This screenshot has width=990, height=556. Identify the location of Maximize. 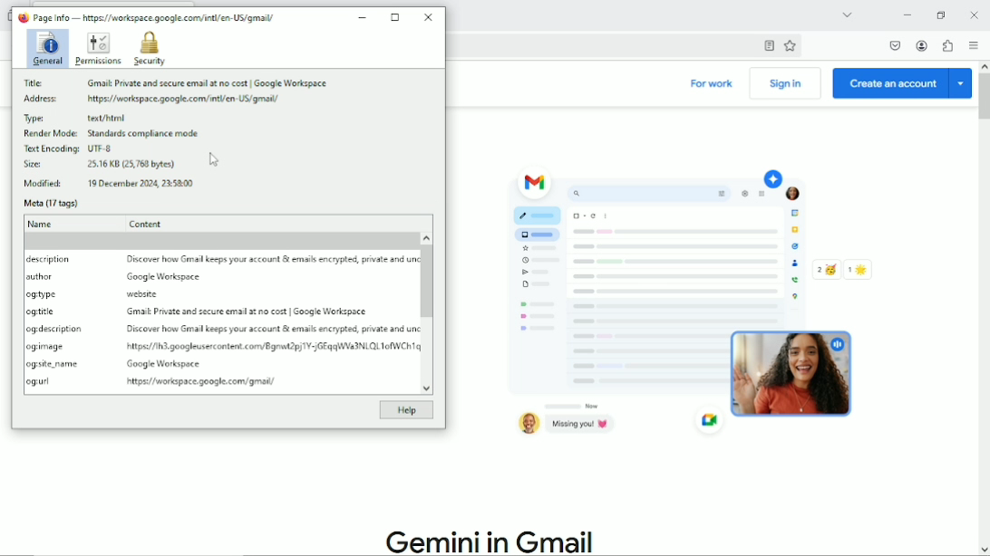
(395, 16).